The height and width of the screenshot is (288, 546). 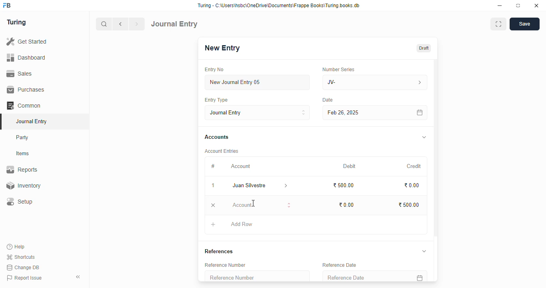 I want to click on toggle between form and full width, so click(x=498, y=24).